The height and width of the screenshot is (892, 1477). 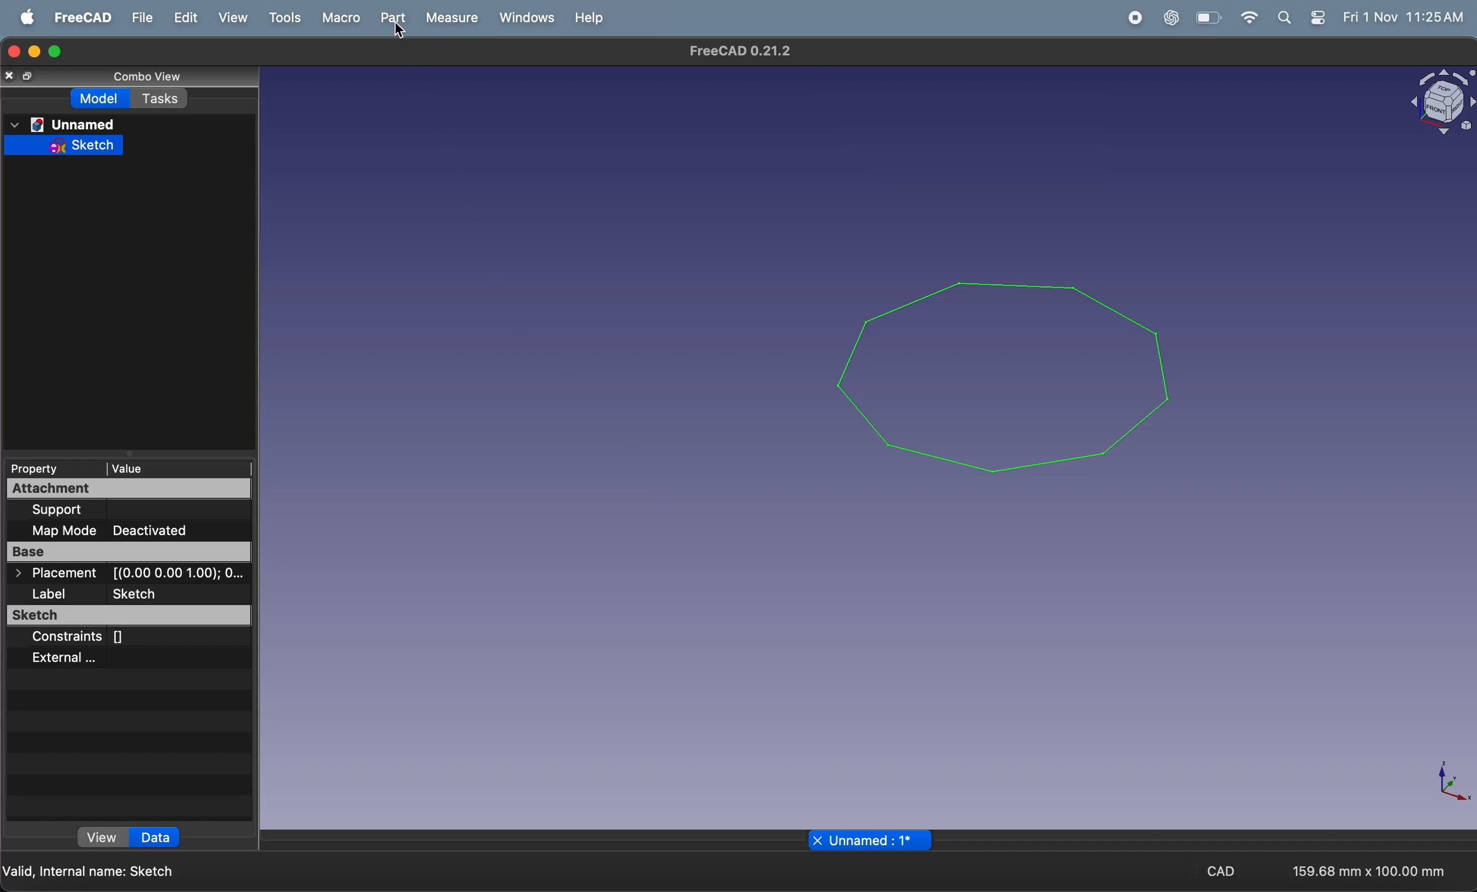 What do you see at coordinates (1434, 103) in the screenshot?
I see `object view` at bounding box center [1434, 103].